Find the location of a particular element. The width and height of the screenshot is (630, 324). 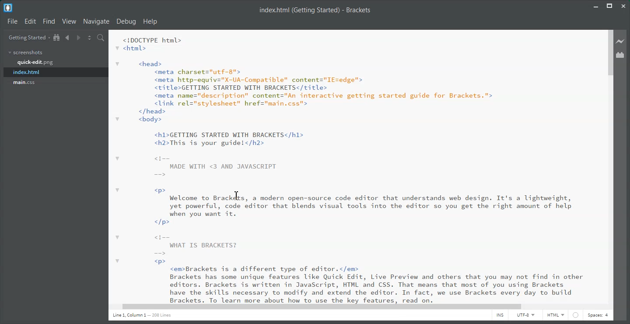

Spaces: 4 is located at coordinates (598, 315).